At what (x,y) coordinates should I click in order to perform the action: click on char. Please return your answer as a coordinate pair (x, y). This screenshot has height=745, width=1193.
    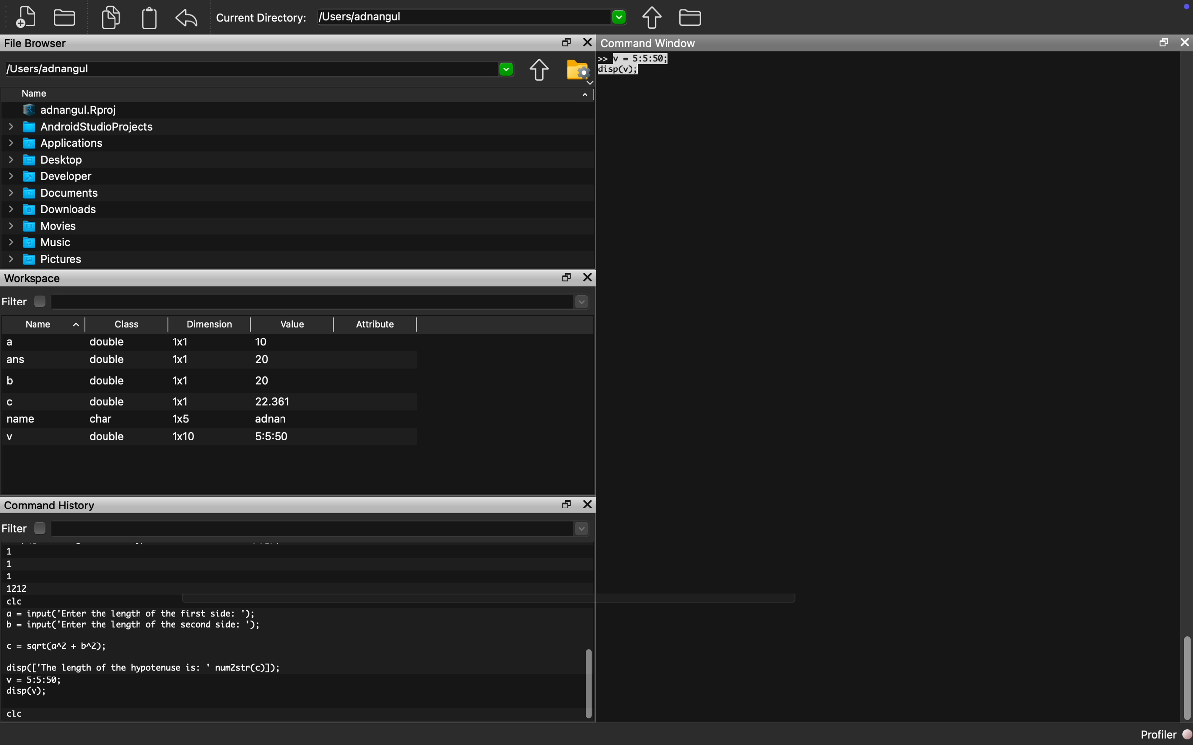
    Looking at the image, I should click on (102, 419).